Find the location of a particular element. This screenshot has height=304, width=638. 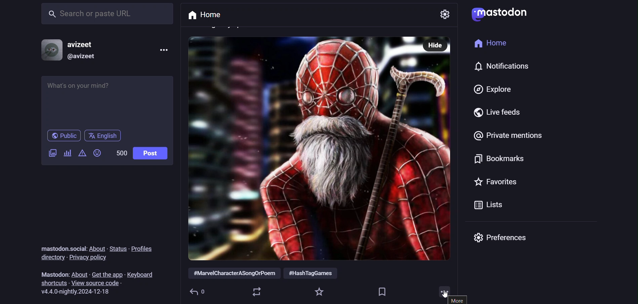

mastodon.social is located at coordinates (60, 247).